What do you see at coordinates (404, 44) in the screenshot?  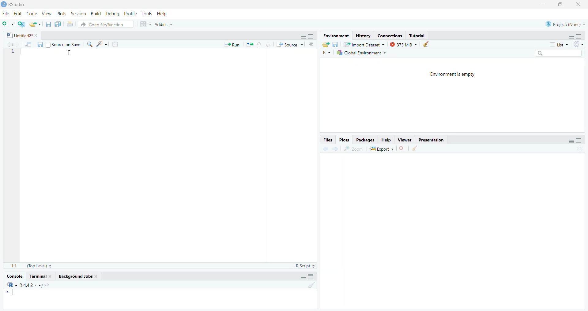 I see `375MiB ~` at bounding box center [404, 44].